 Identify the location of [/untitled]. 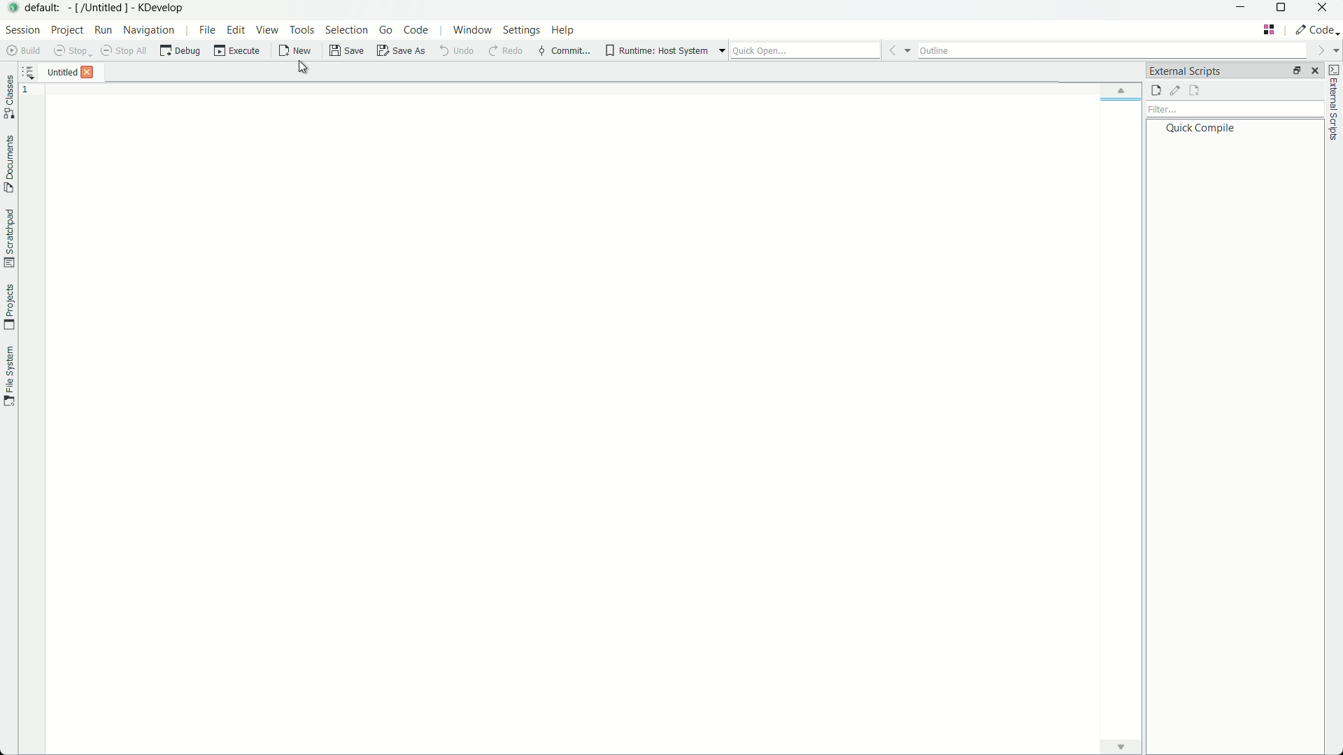
(98, 8).